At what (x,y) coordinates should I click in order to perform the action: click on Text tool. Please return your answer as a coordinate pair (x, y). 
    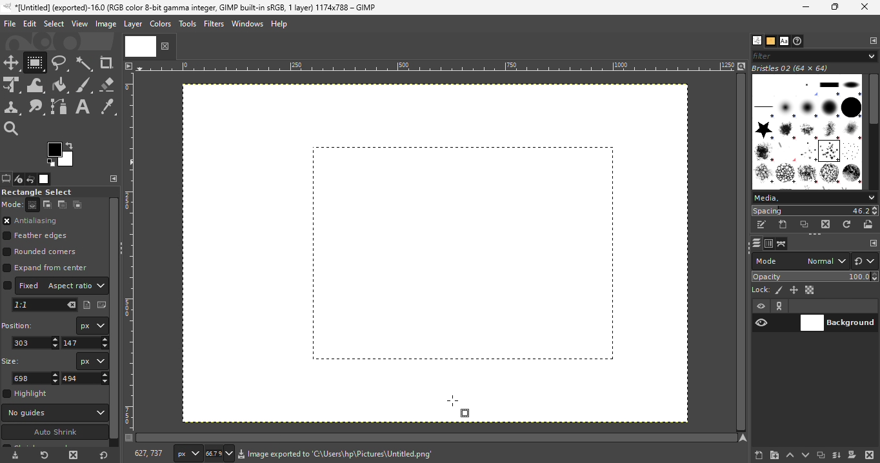
    Looking at the image, I should click on (84, 106).